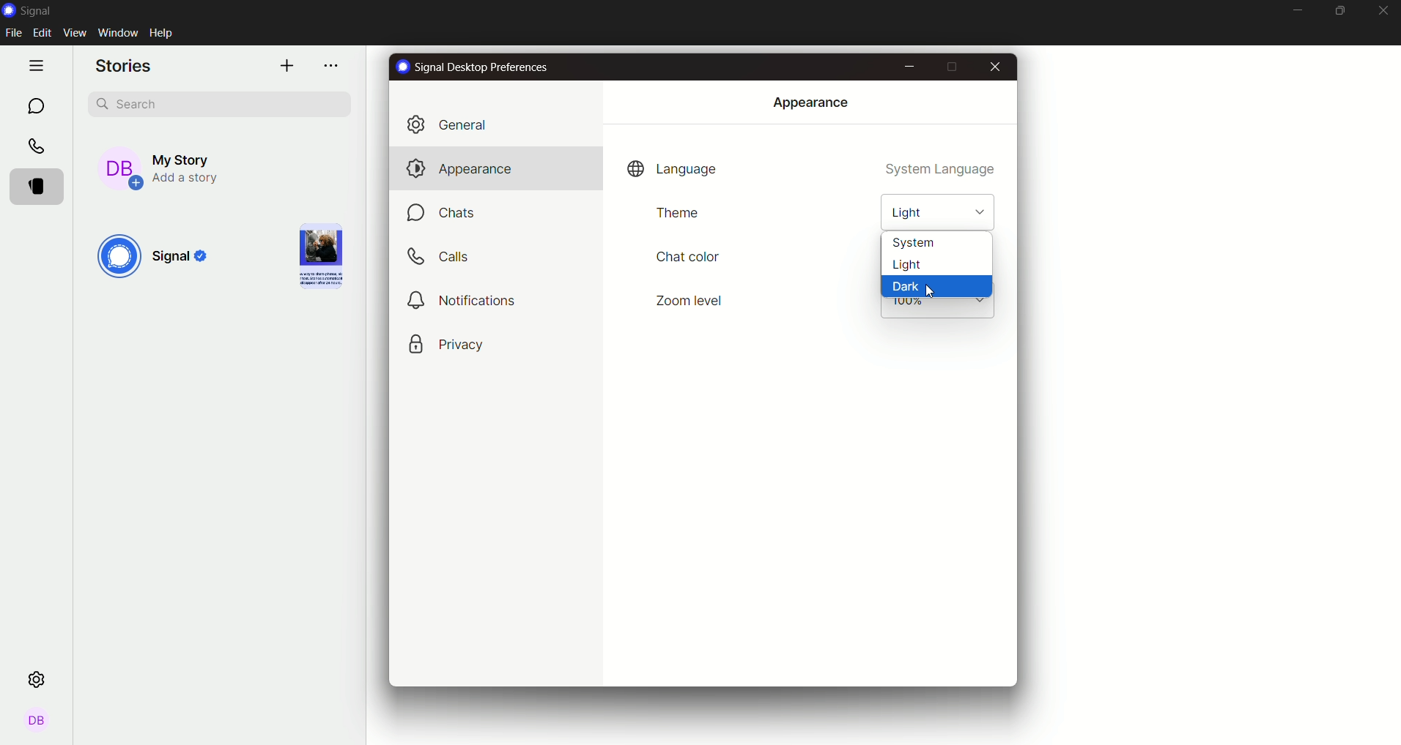 The width and height of the screenshot is (1401, 745). I want to click on maximize, so click(950, 67).